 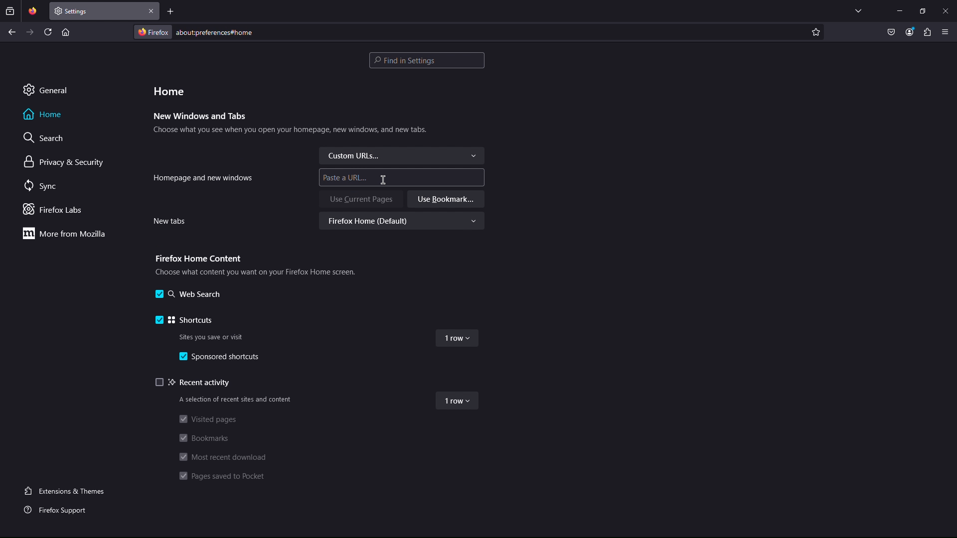 I want to click on Custom URLs..., so click(x=401, y=155).